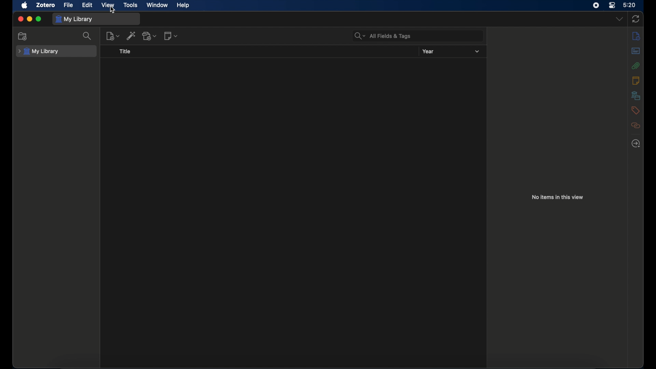 The image size is (656, 369). What do you see at coordinates (596, 5) in the screenshot?
I see `screen recorder` at bounding box center [596, 5].